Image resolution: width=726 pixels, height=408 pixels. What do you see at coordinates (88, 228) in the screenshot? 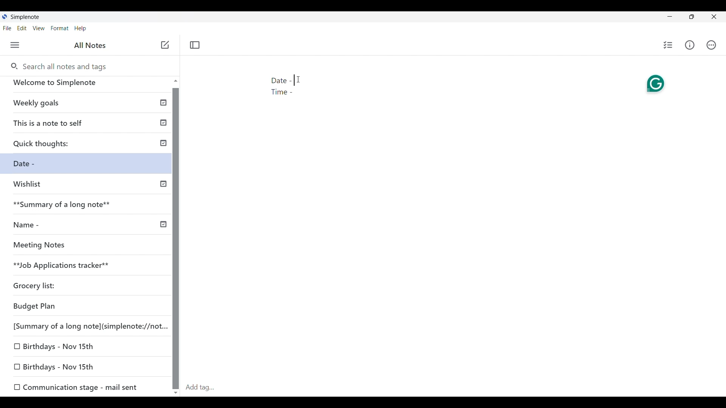
I see `Published note indicated by check icon` at bounding box center [88, 228].